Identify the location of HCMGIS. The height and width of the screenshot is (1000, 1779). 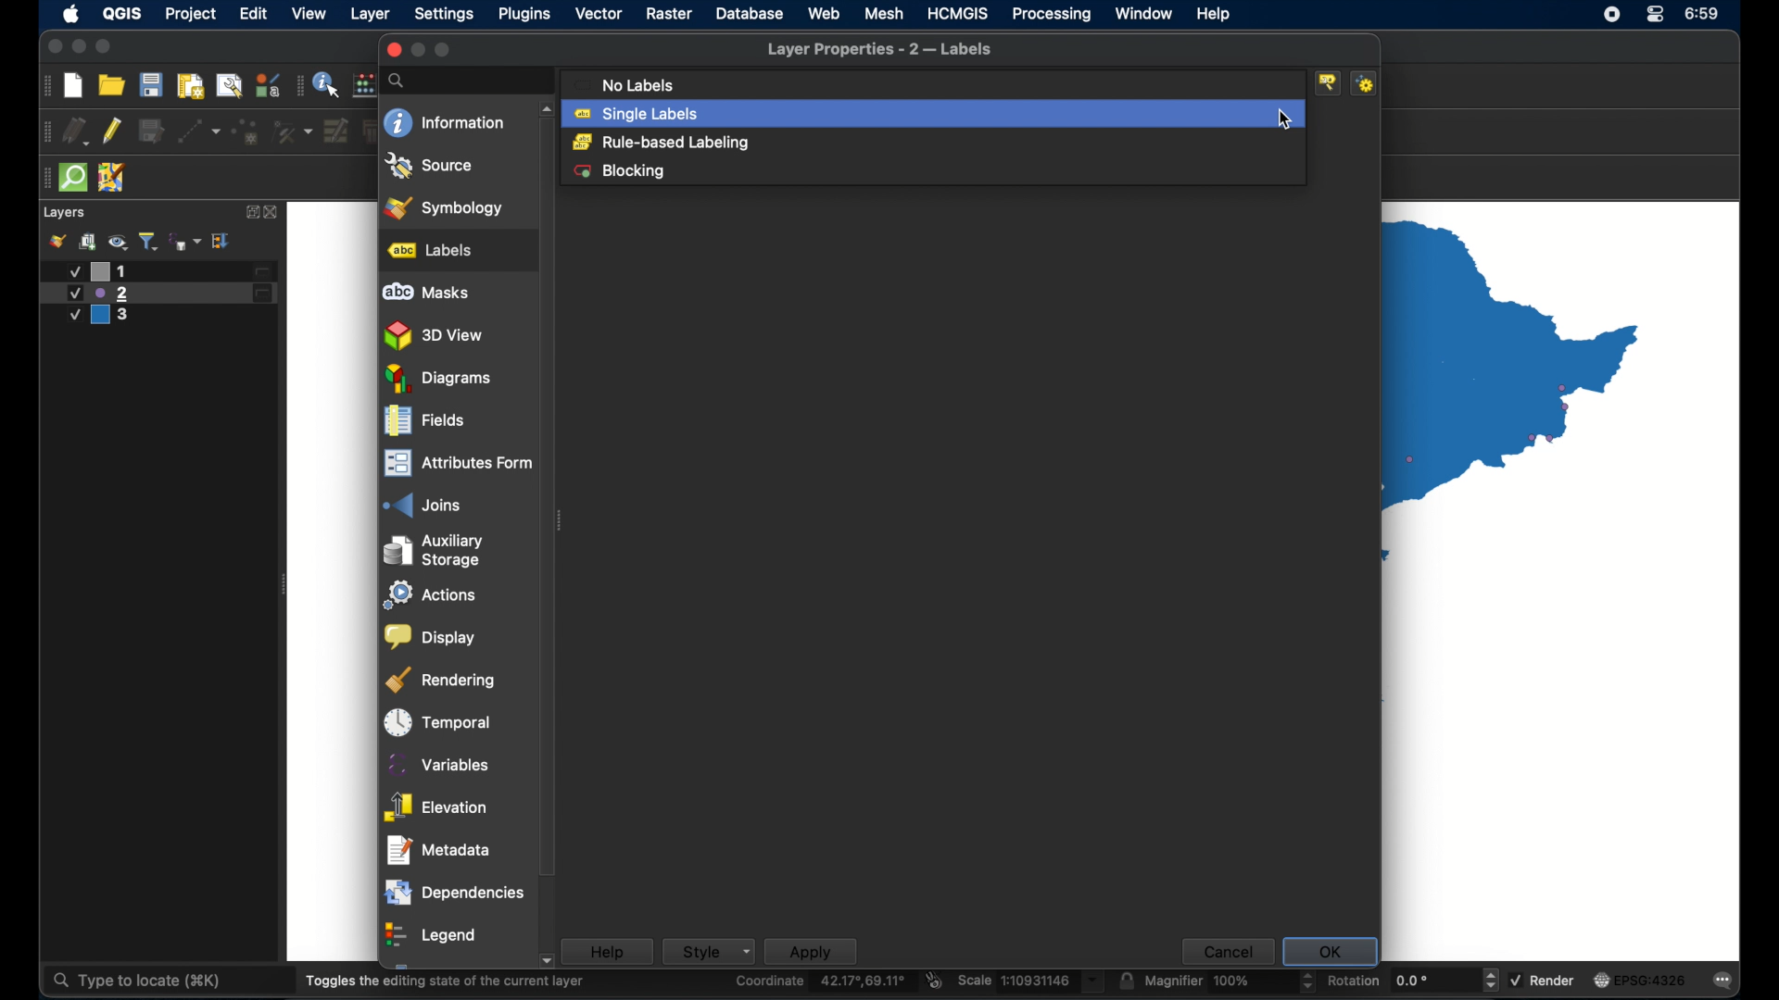
(958, 14).